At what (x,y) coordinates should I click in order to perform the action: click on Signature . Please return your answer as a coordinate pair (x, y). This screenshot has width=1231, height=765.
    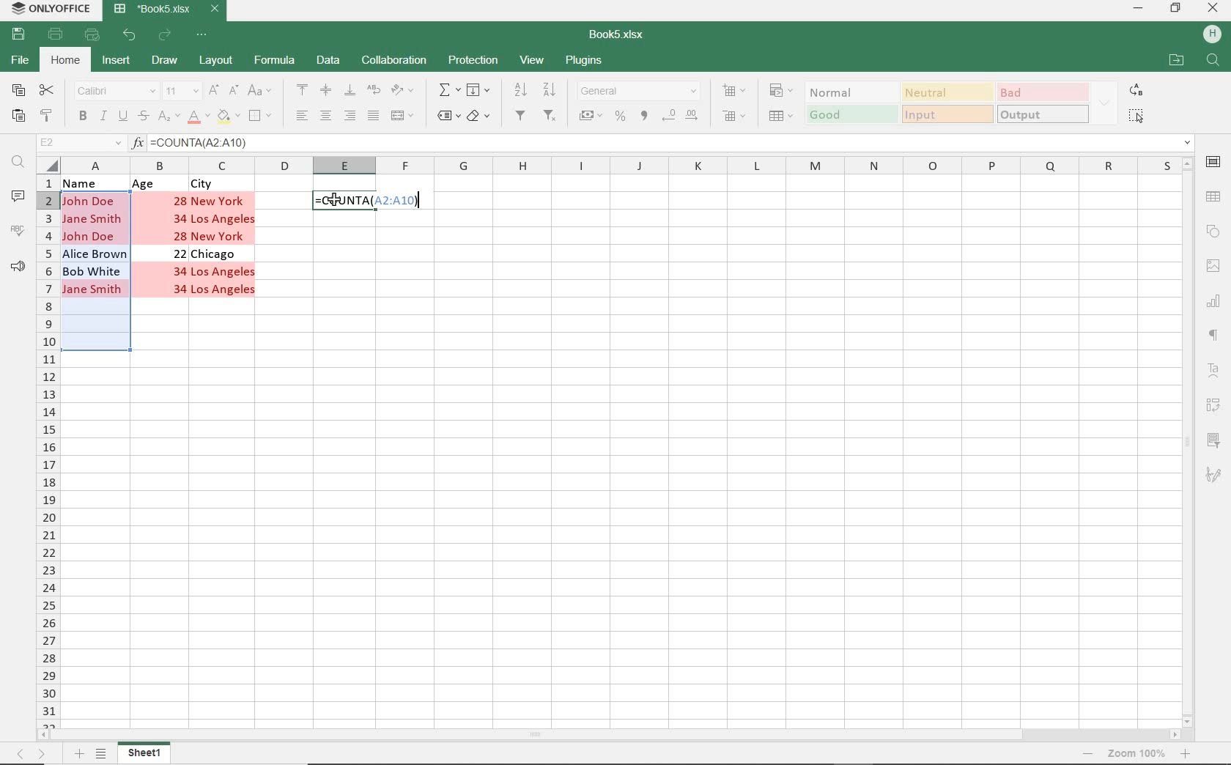
    Looking at the image, I should click on (1214, 476).